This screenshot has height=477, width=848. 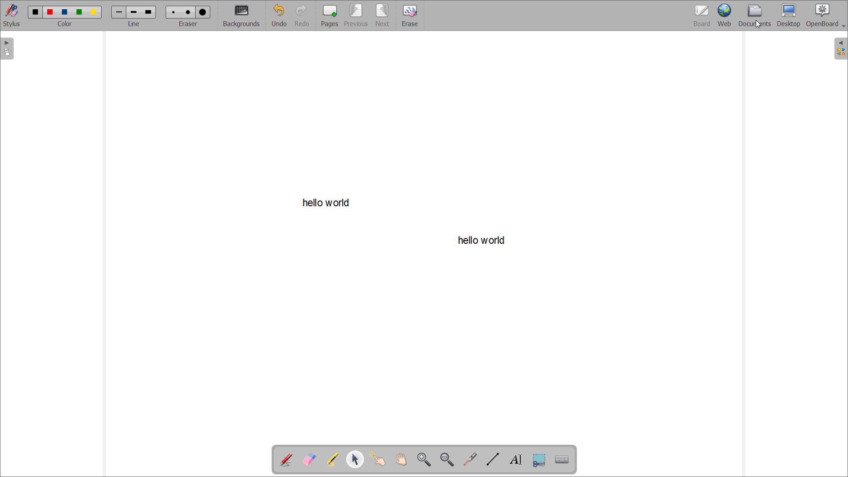 I want to click on capture part of a screen, so click(x=540, y=460).